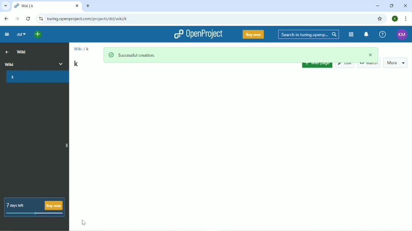 Image resolution: width=412 pixels, height=231 pixels. I want to click on Wiki, so click(77, 51).